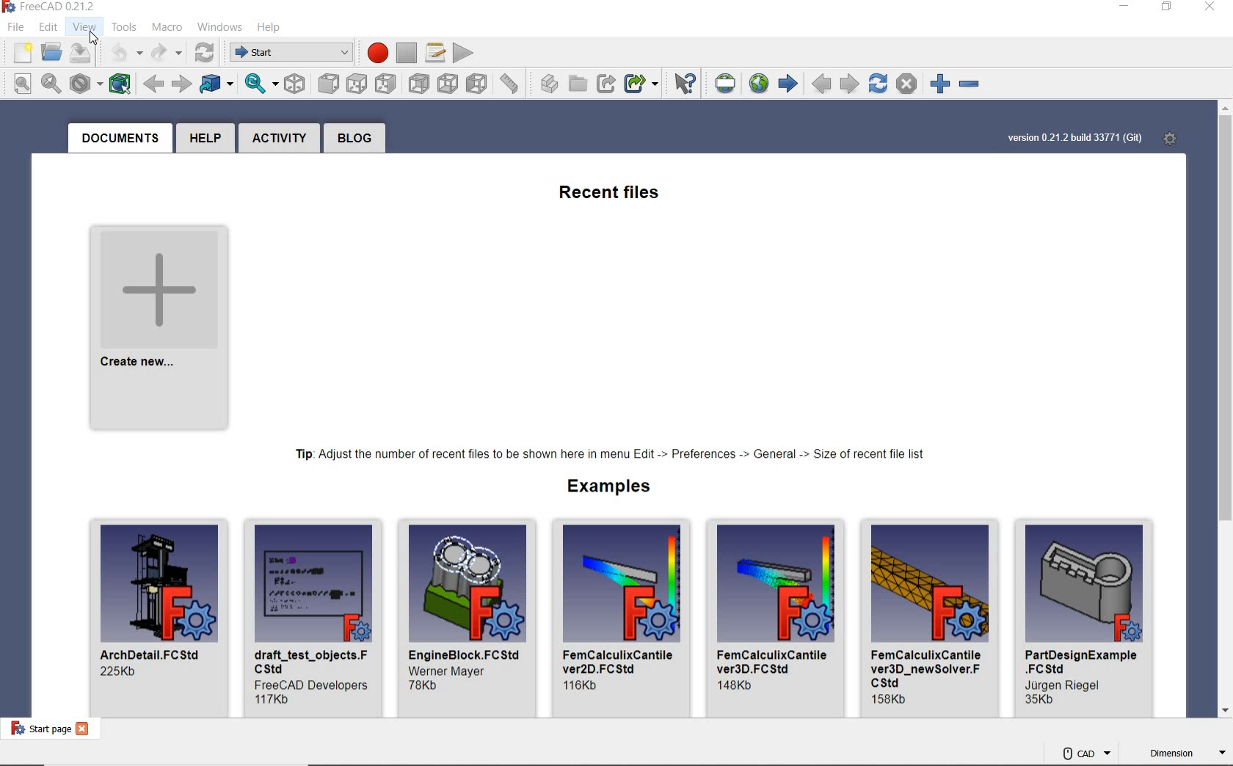 This screenshot has height=766, width=1233. I want to click on undo, so click(120, 53).